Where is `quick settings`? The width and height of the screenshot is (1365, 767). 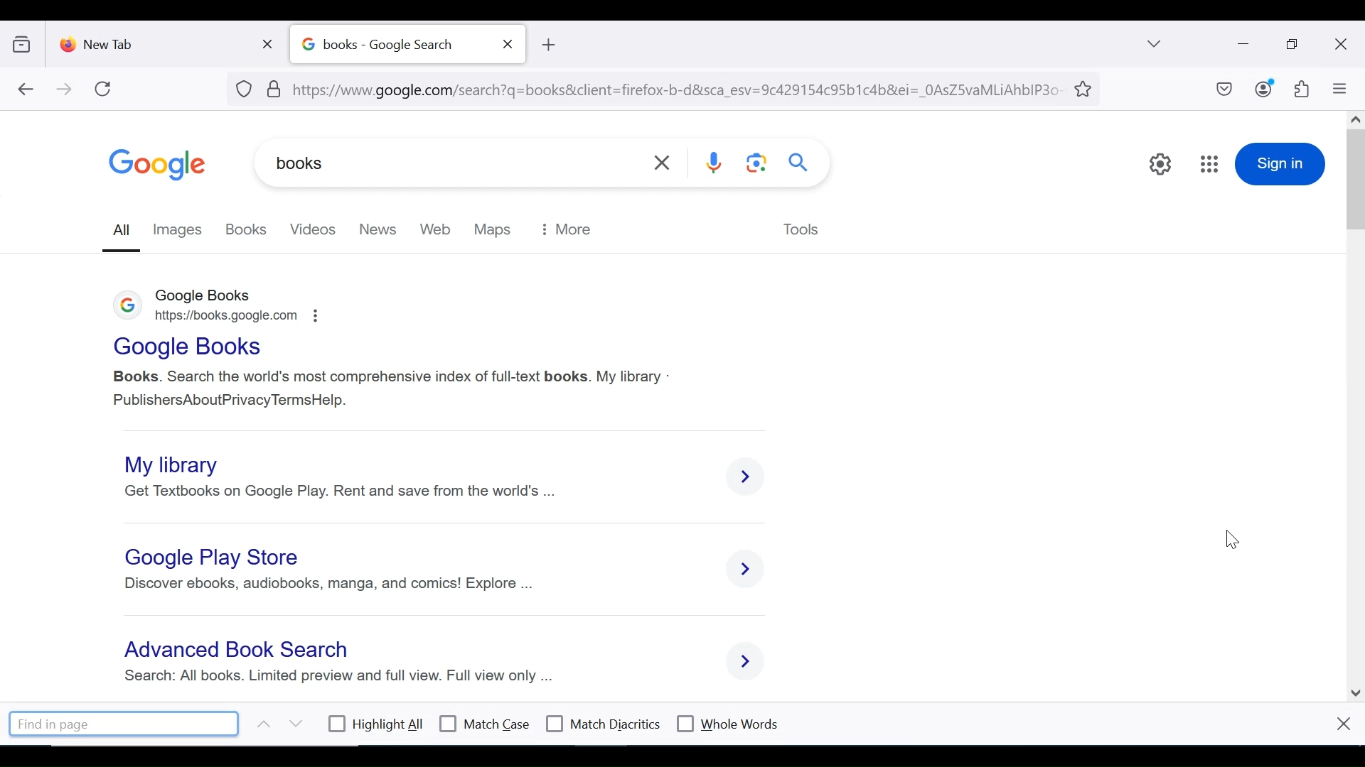 quick settings is located at coordinates (1160, 165).